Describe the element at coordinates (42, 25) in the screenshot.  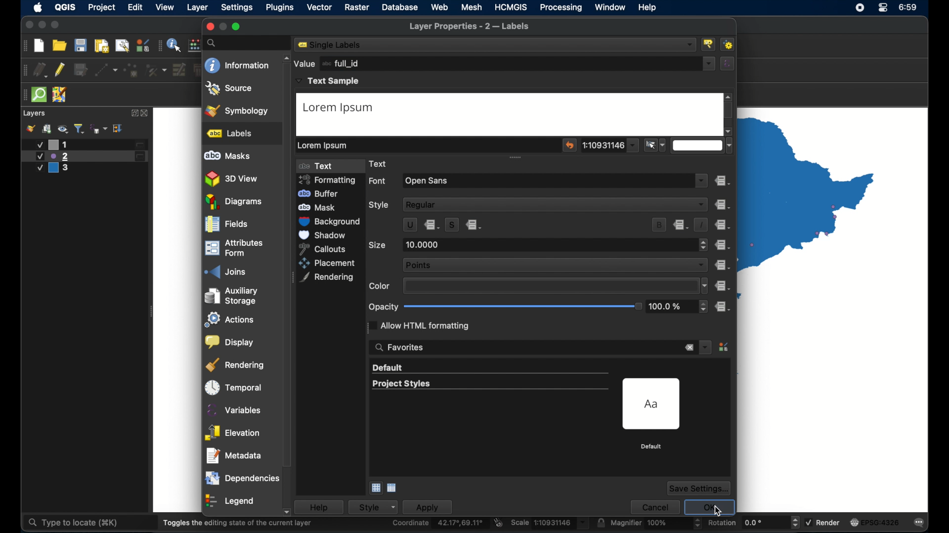
I see `minimize` at that location.